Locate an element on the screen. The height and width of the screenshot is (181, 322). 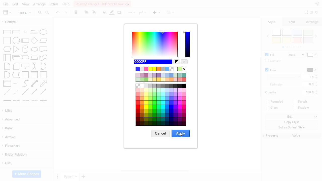
misc is located at coordinates (26, 110).